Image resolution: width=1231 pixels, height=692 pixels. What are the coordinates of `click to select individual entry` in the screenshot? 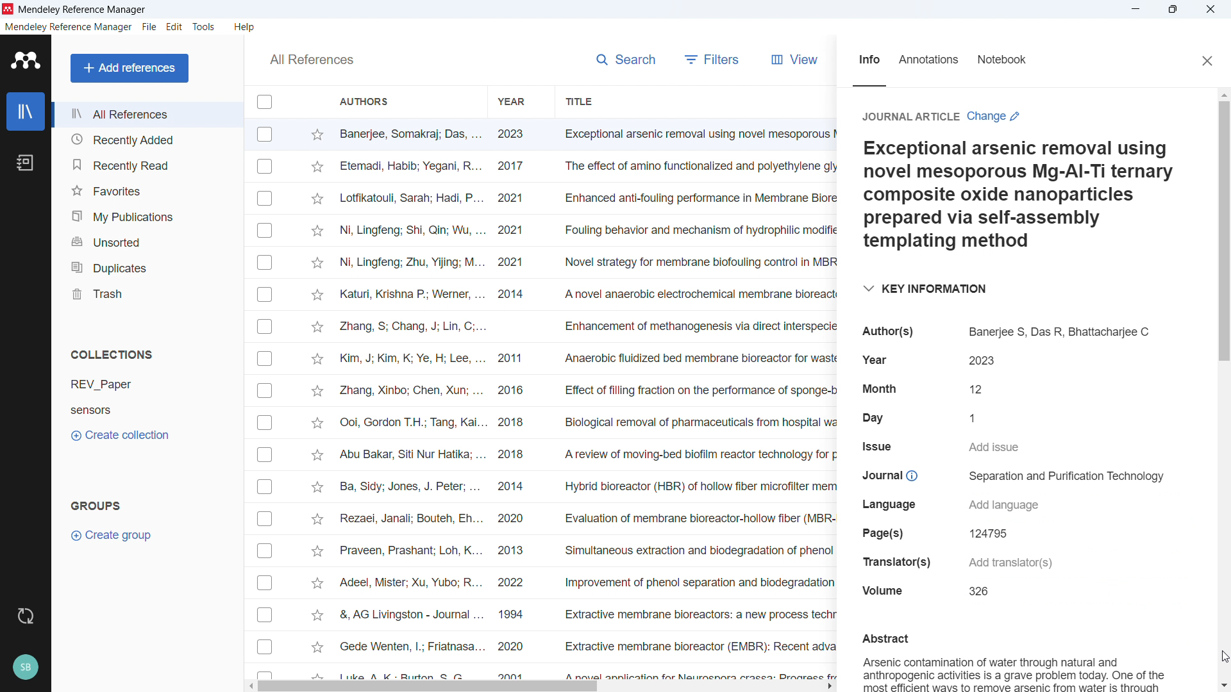 It's located at (266, 296).